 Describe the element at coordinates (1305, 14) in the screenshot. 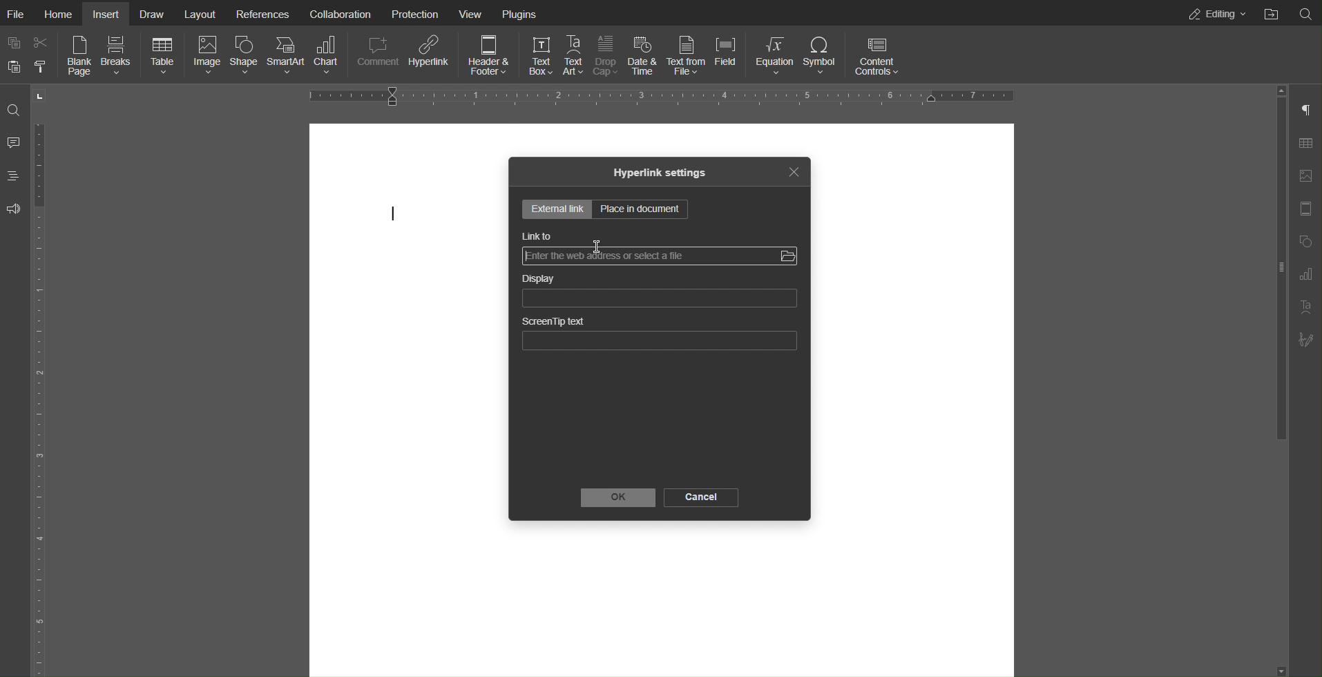

I see `Search` at that location.